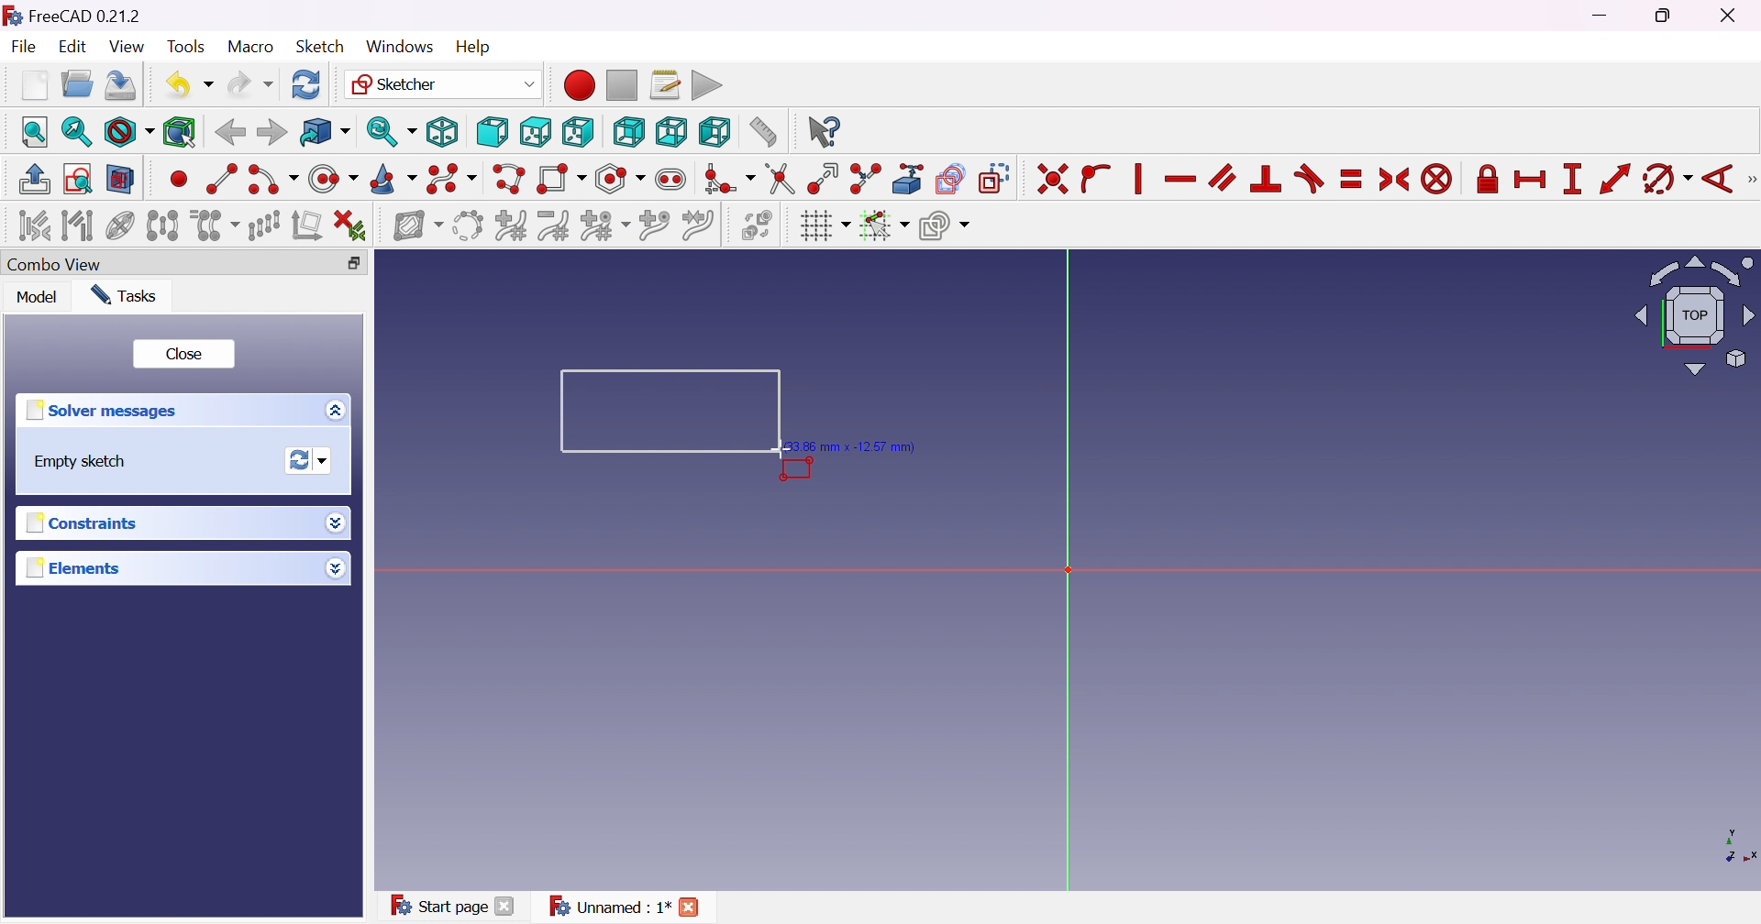  Describe the element at coordinates (76, 84) in the screenshot. I see `Open` at that location.